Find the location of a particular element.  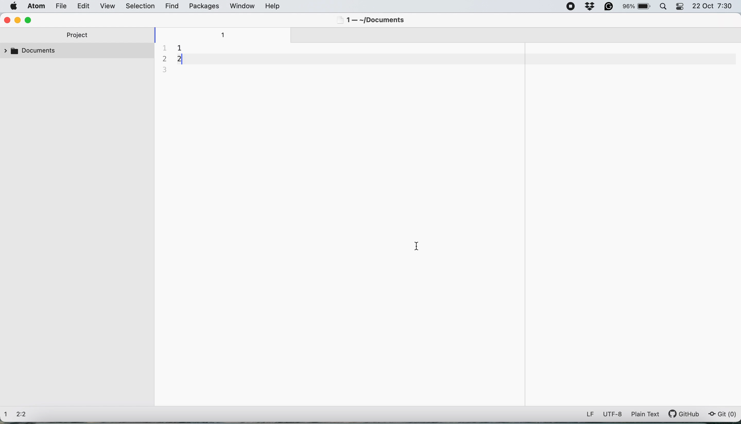

utf-8 is located at coordinates (612, 414).